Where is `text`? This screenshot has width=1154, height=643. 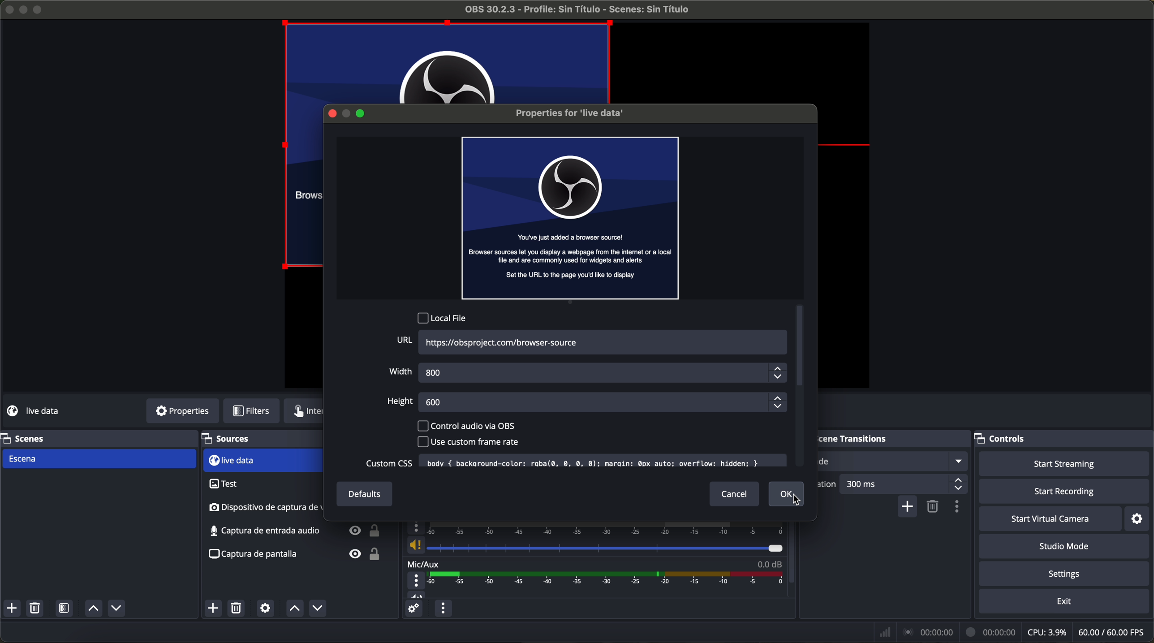
text is located at coordinates (603, 461).